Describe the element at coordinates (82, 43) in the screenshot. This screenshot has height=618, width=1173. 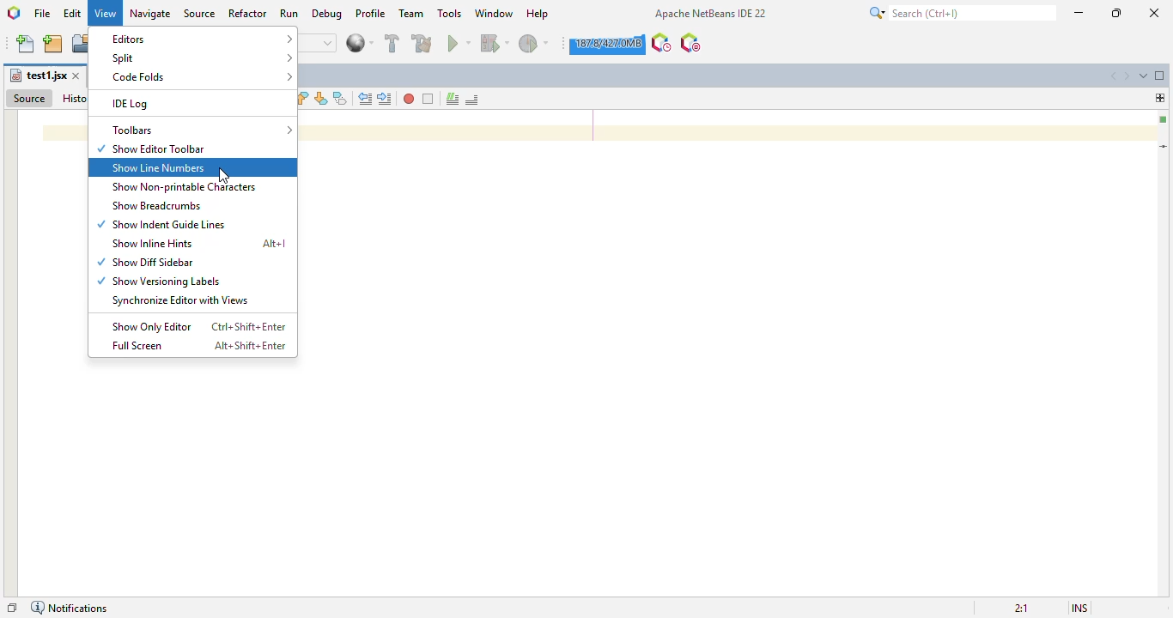
I see `open project` at that location.